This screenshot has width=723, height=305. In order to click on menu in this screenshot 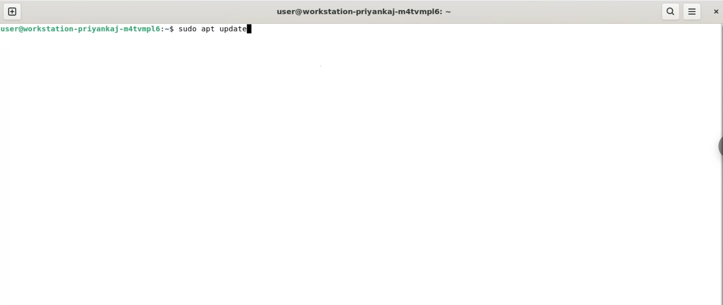, I will do `click(693, 12)`.